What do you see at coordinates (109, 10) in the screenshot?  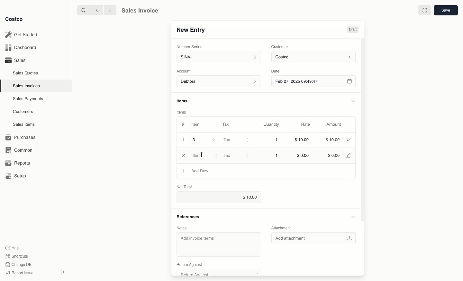 I see `forward` at bounding box center [109, 10].